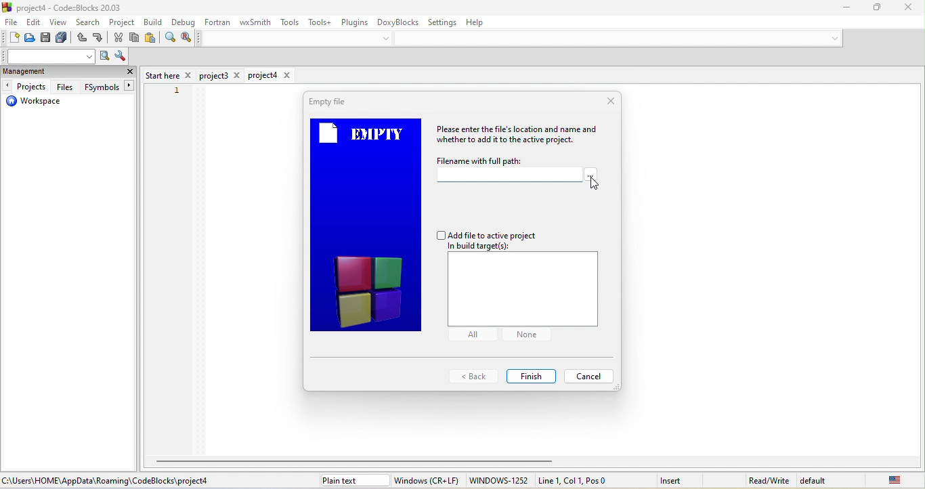 The width and height of the screenshot is (925, 489). Describe the element at coordinates (353, 480) in the screenshot. I see `plain text` at that location.